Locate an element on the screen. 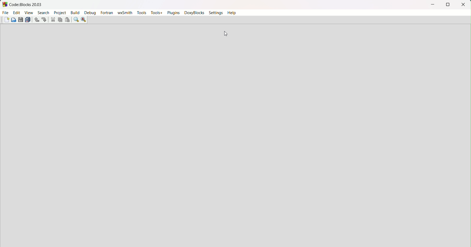 The height and width of the screenshot is (247, 471). fullscreen is located at coordinates (448, 5).